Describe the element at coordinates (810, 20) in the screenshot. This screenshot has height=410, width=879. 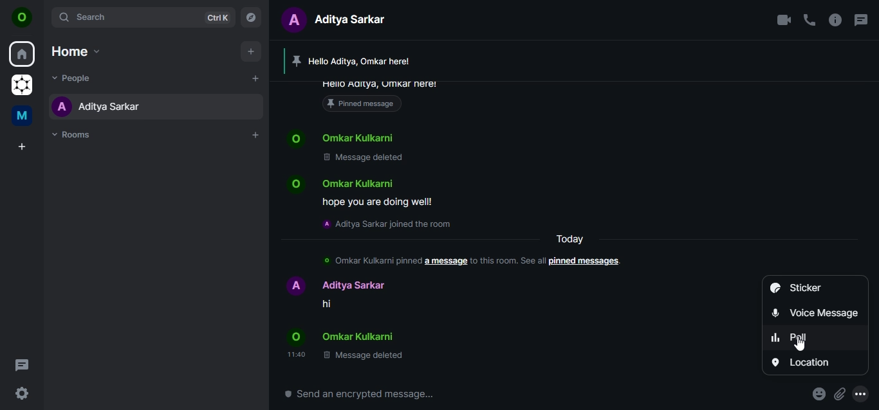
I see `voice call` at that location.